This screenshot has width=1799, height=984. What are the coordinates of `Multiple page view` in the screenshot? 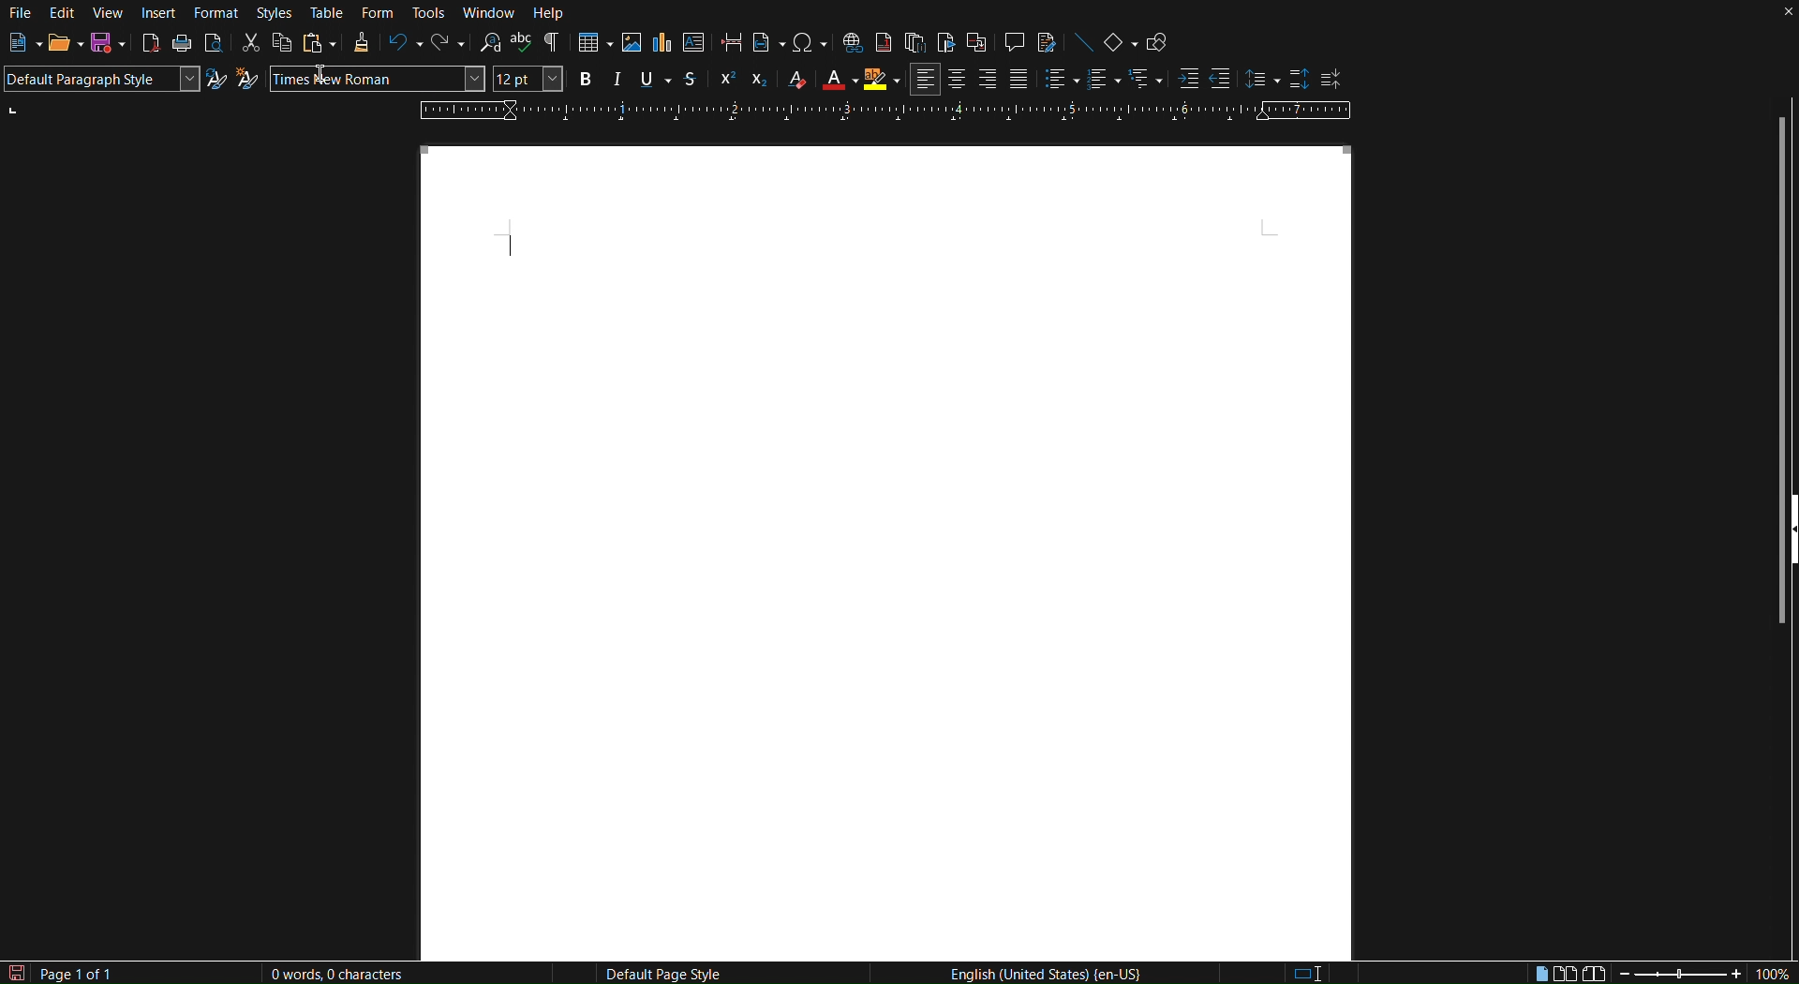 It's located at (1567, 971).